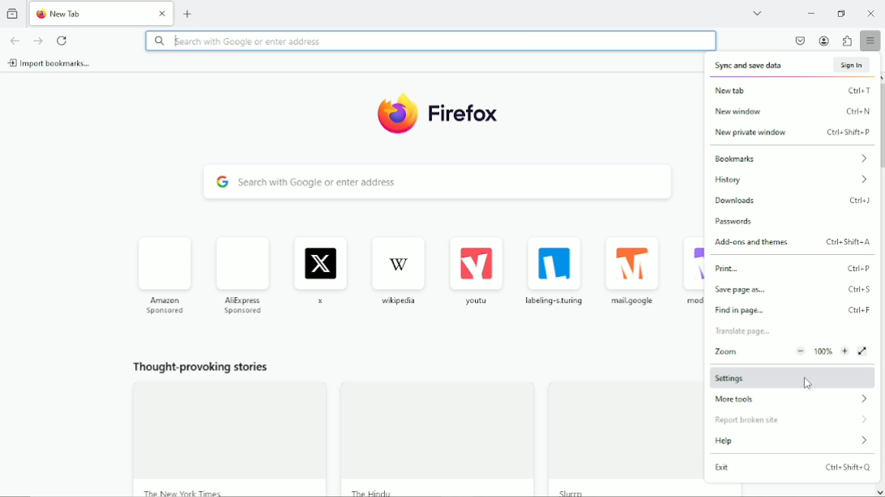  Describe the element at coordinates (794, 157) in the screenshot. I see `Bookmarks` at that location.